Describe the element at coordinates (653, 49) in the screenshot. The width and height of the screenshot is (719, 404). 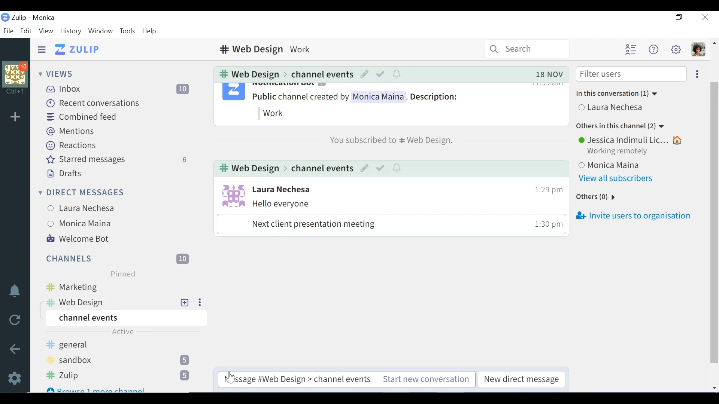
I see `Help menu` at that location.